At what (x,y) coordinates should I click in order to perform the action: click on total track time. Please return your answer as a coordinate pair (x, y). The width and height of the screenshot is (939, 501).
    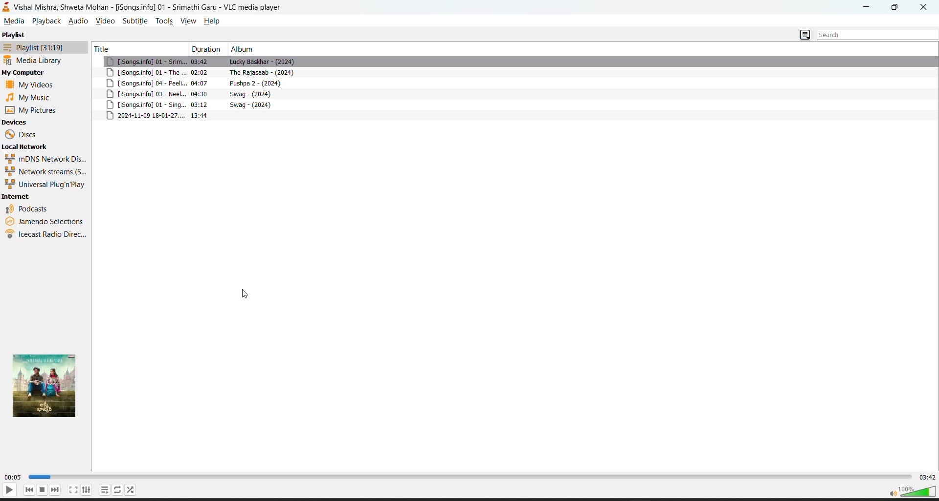
    Looking at the image, I should click on (929, 477).